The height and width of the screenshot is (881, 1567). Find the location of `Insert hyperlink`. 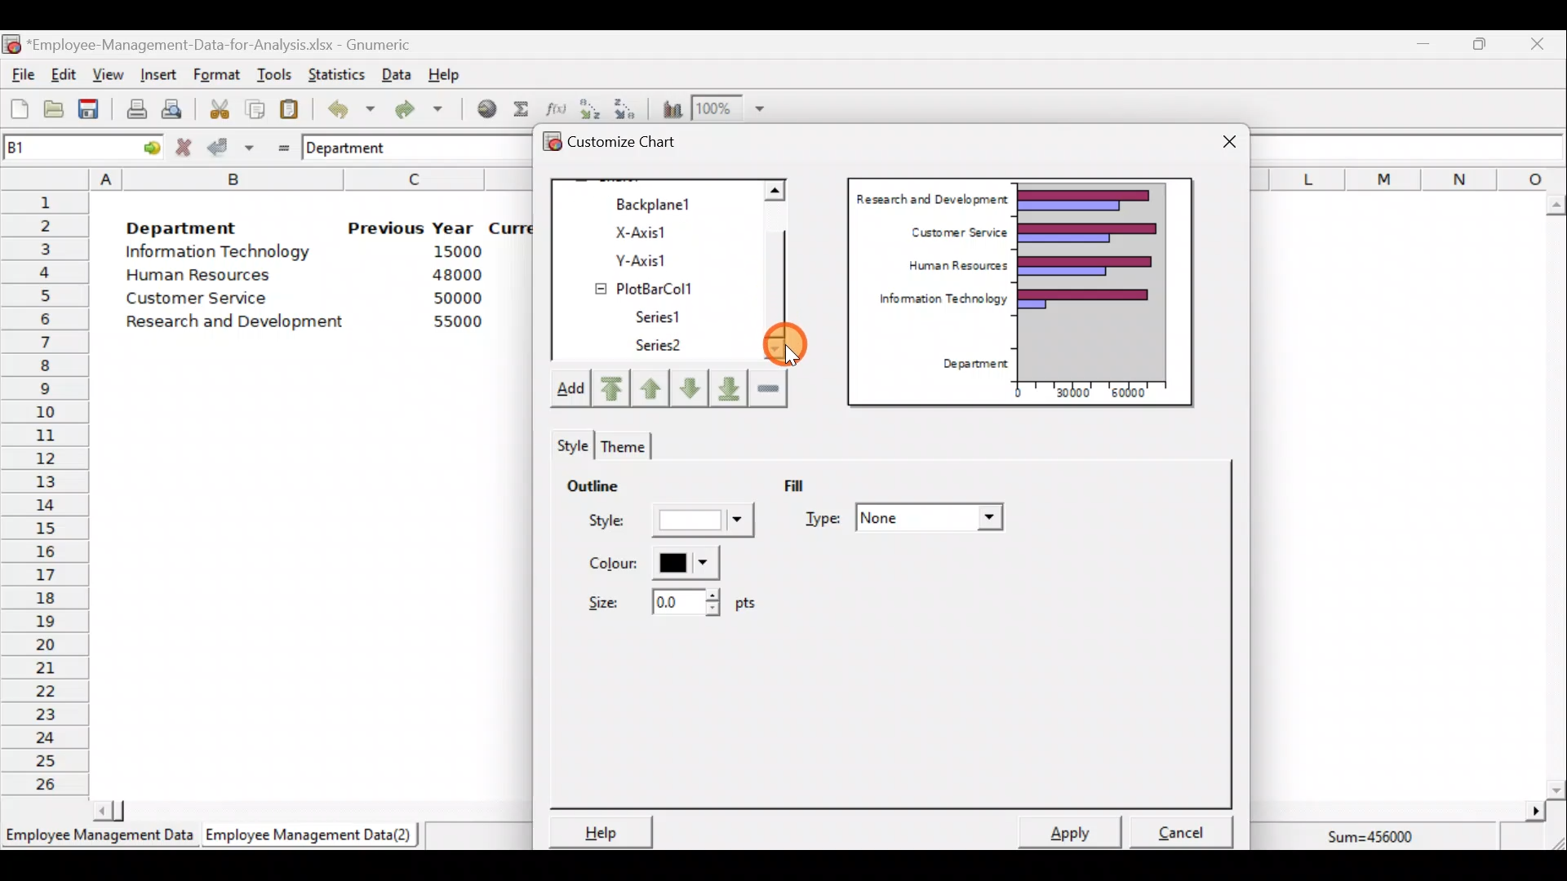

Insert hyperlink is located at coordinates (481, 108).